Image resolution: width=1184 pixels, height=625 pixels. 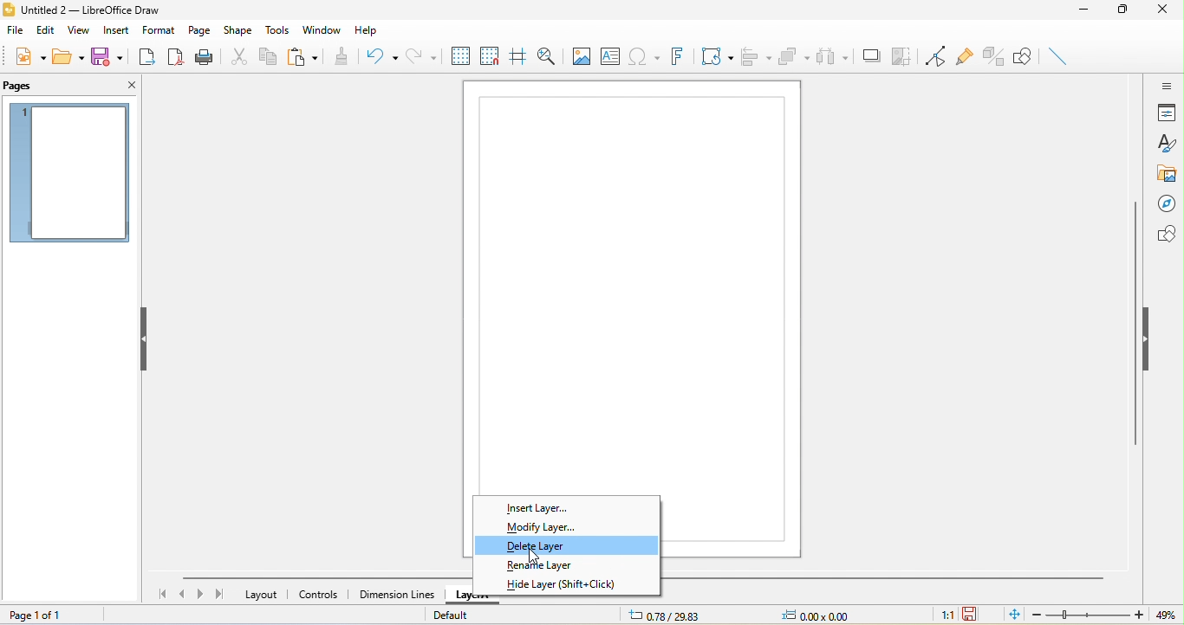 I want to click on modify layer, so click(x=567, y=525).